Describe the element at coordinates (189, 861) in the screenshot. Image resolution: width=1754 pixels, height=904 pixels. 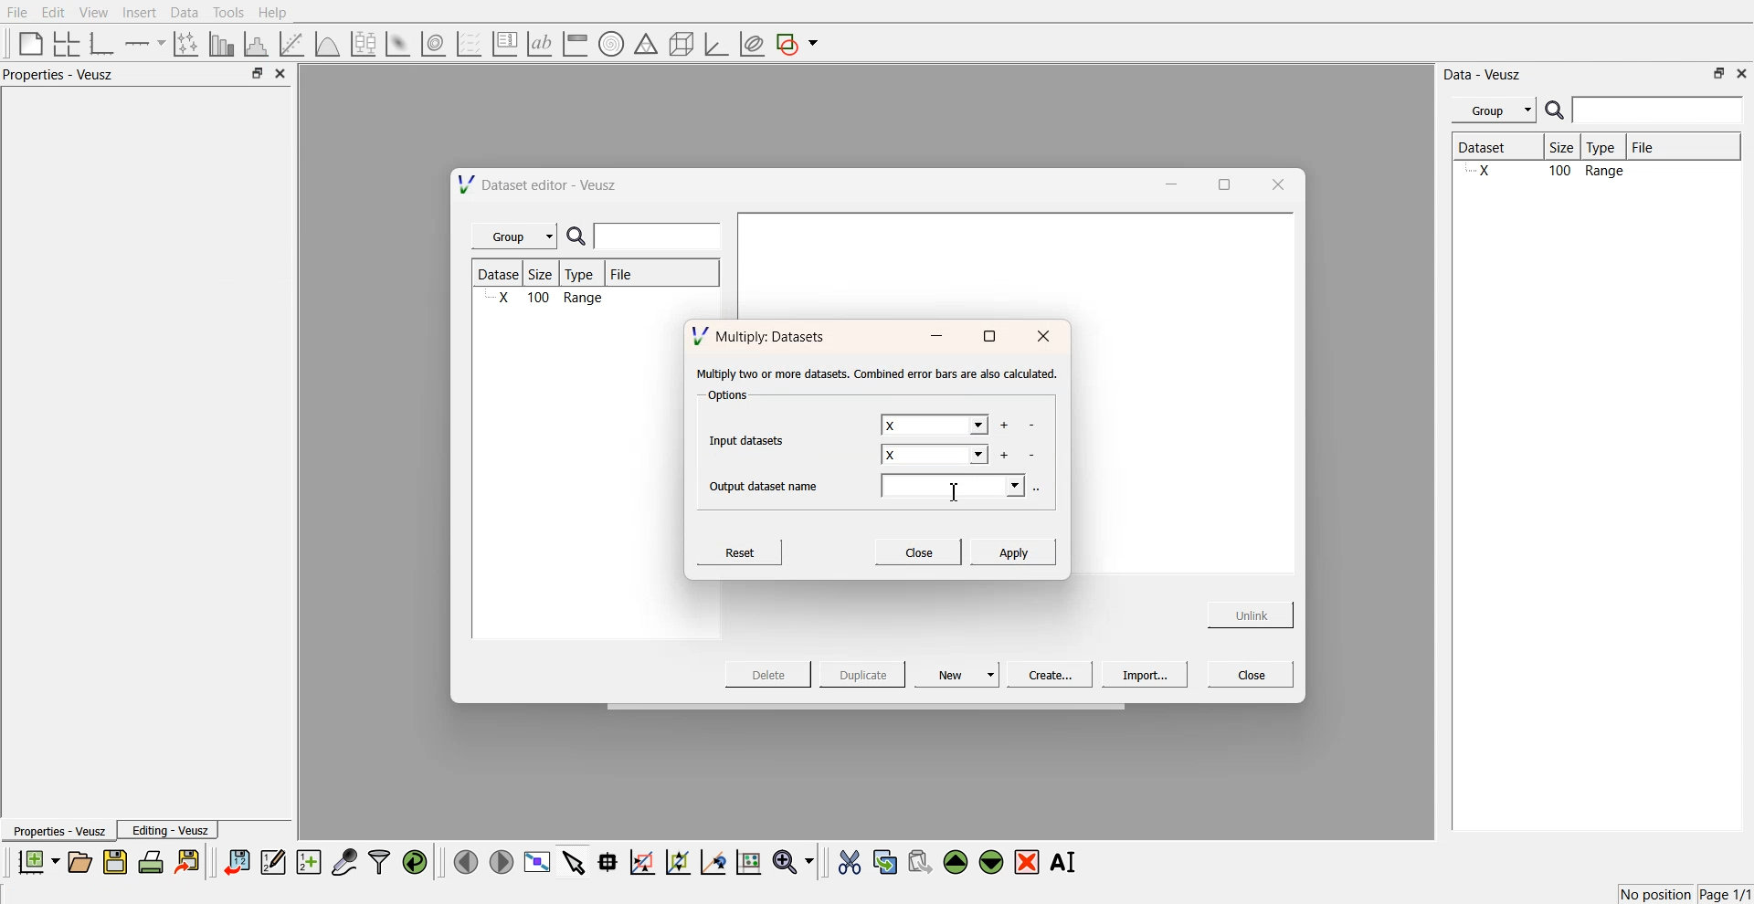
I see `export` at that location.